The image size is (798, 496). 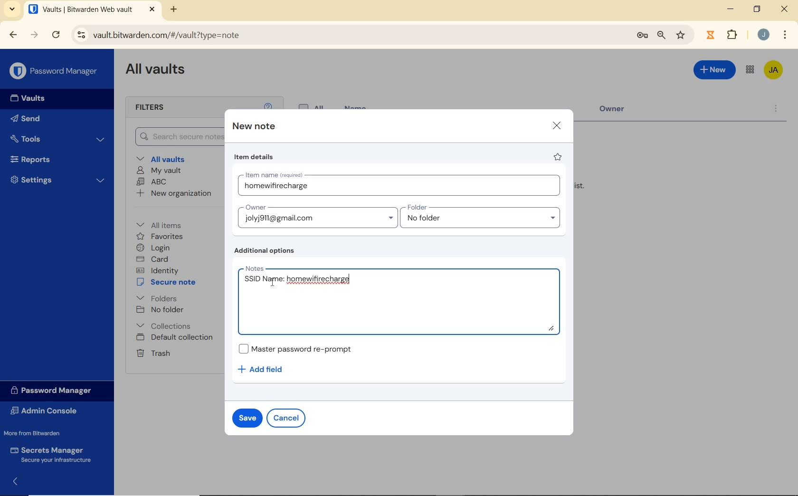 What do you see at coordinates (556, 126) in the screenshot?
I see `close` at bounding box center [556, 126].